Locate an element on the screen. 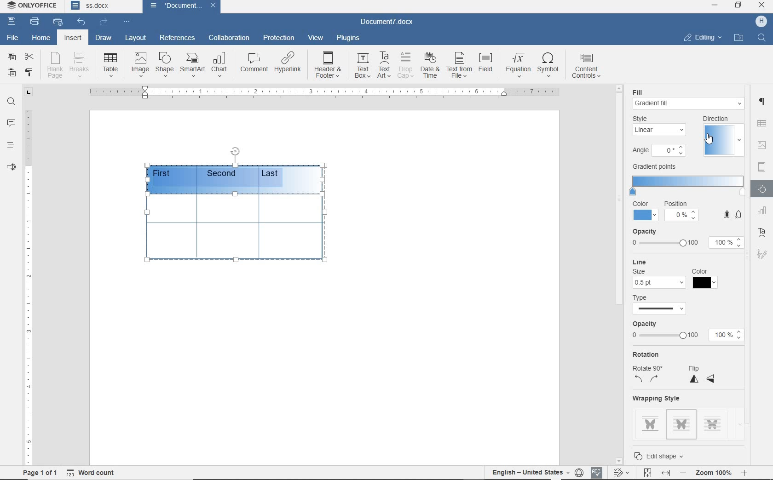  0.5 pt is located at coordinates (661, 282).